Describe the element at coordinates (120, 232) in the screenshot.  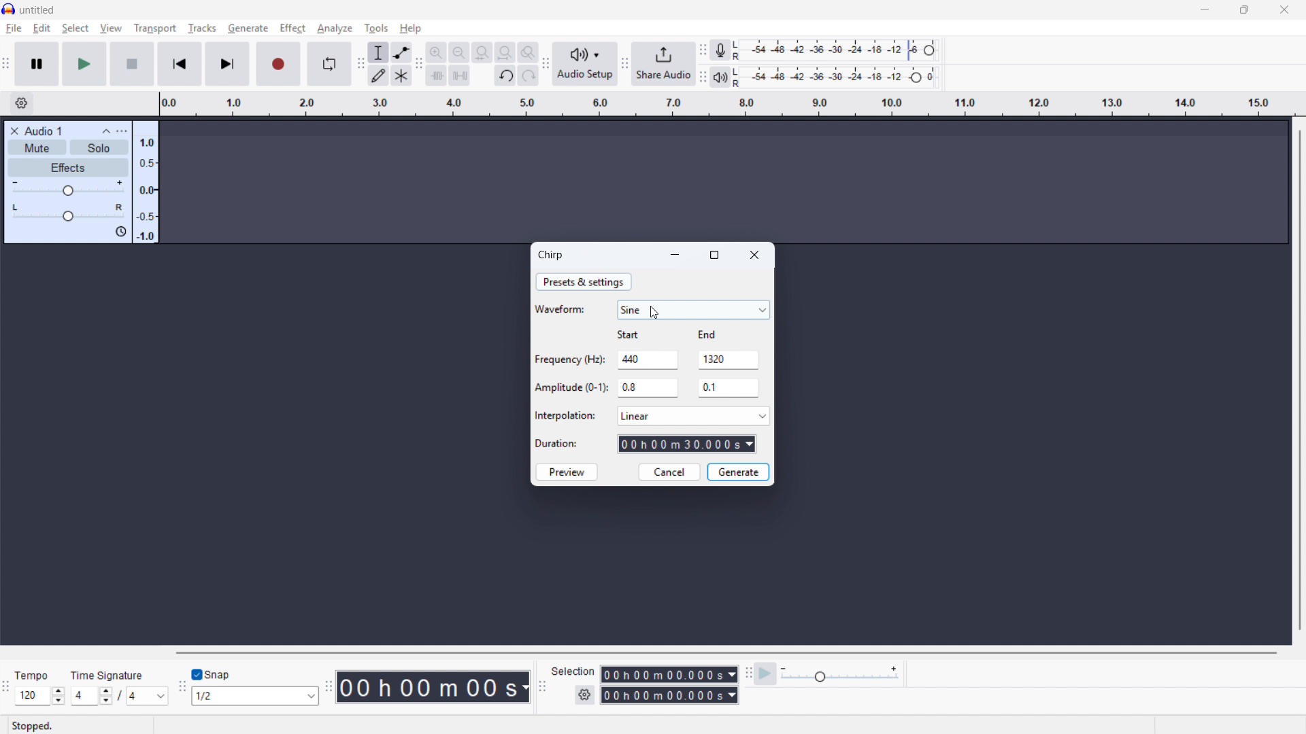
I see `Sync lock on ` at that location.